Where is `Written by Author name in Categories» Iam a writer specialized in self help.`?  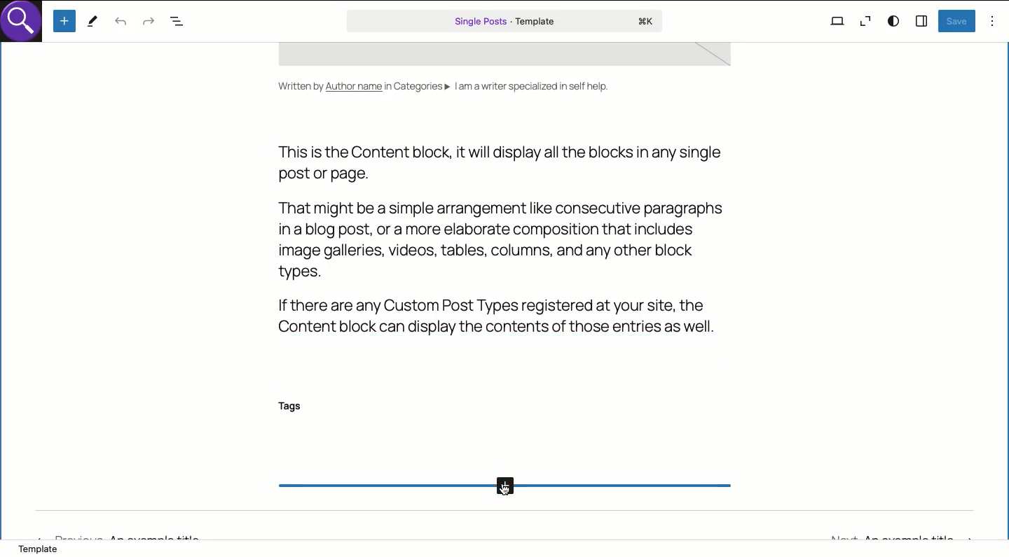
Written by Author name in Categories» Iam a writer specialized in self help. is located at coordinates (442, 90).